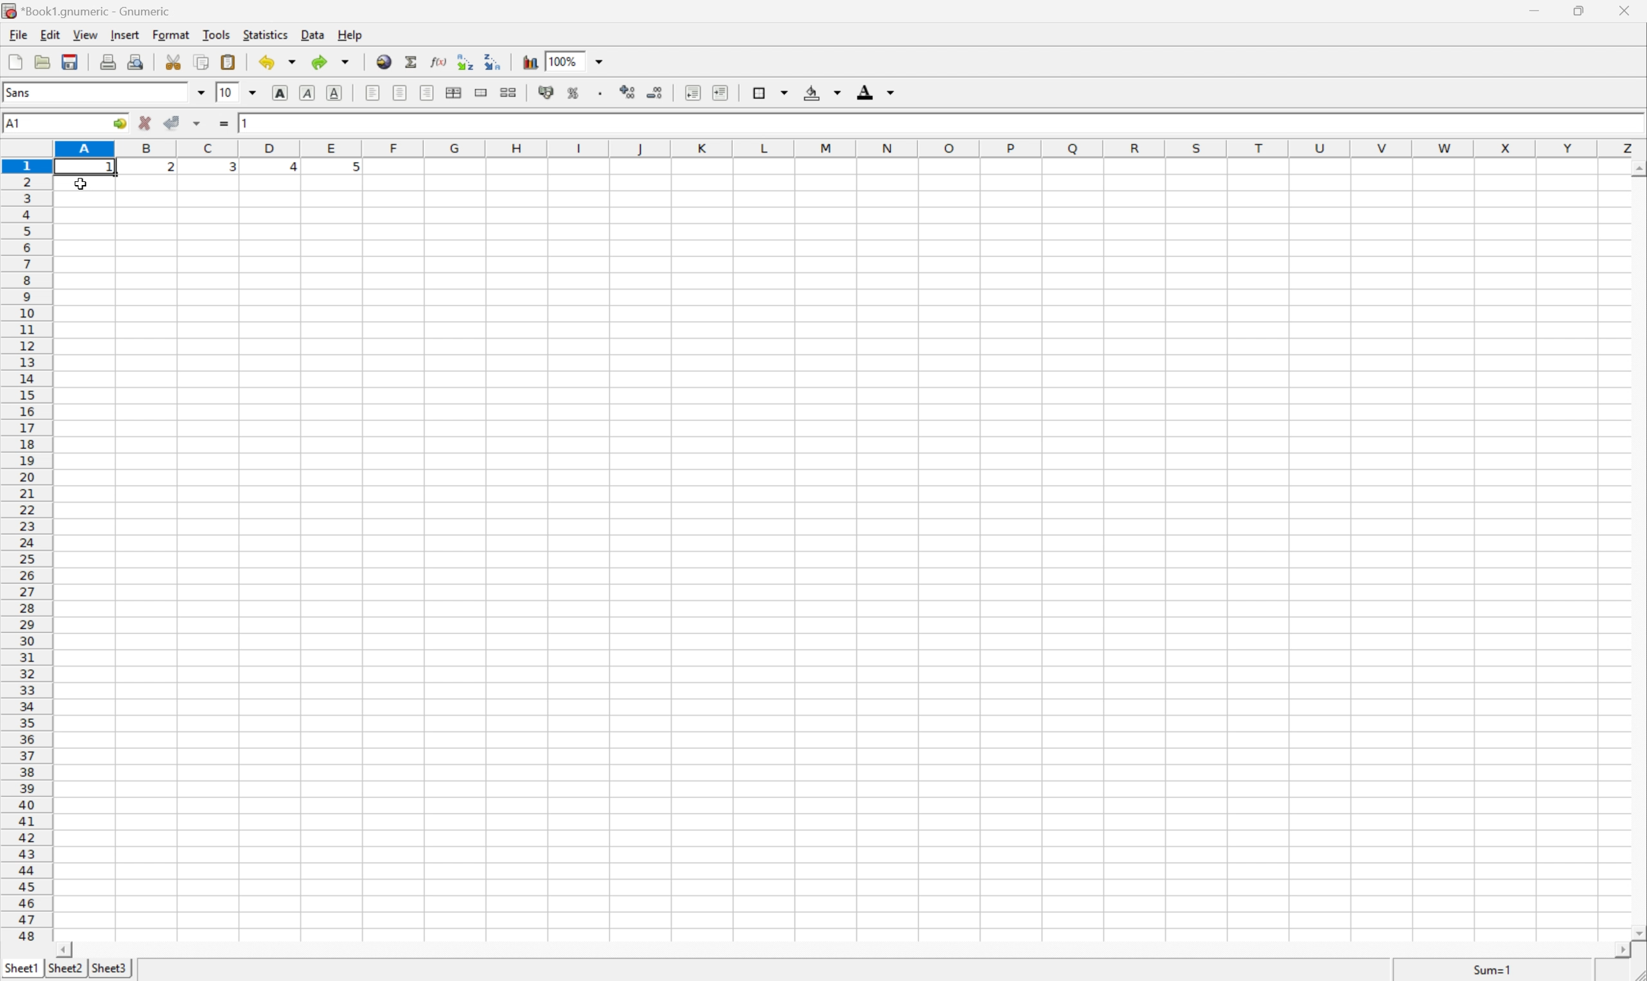  Describe the element at coordinates (1541, 11) in the screenshot. I see `minimize` at that location.